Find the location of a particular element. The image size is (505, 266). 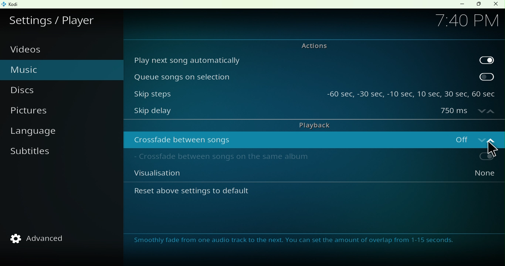

Videos is located at coordinates (31, 50).